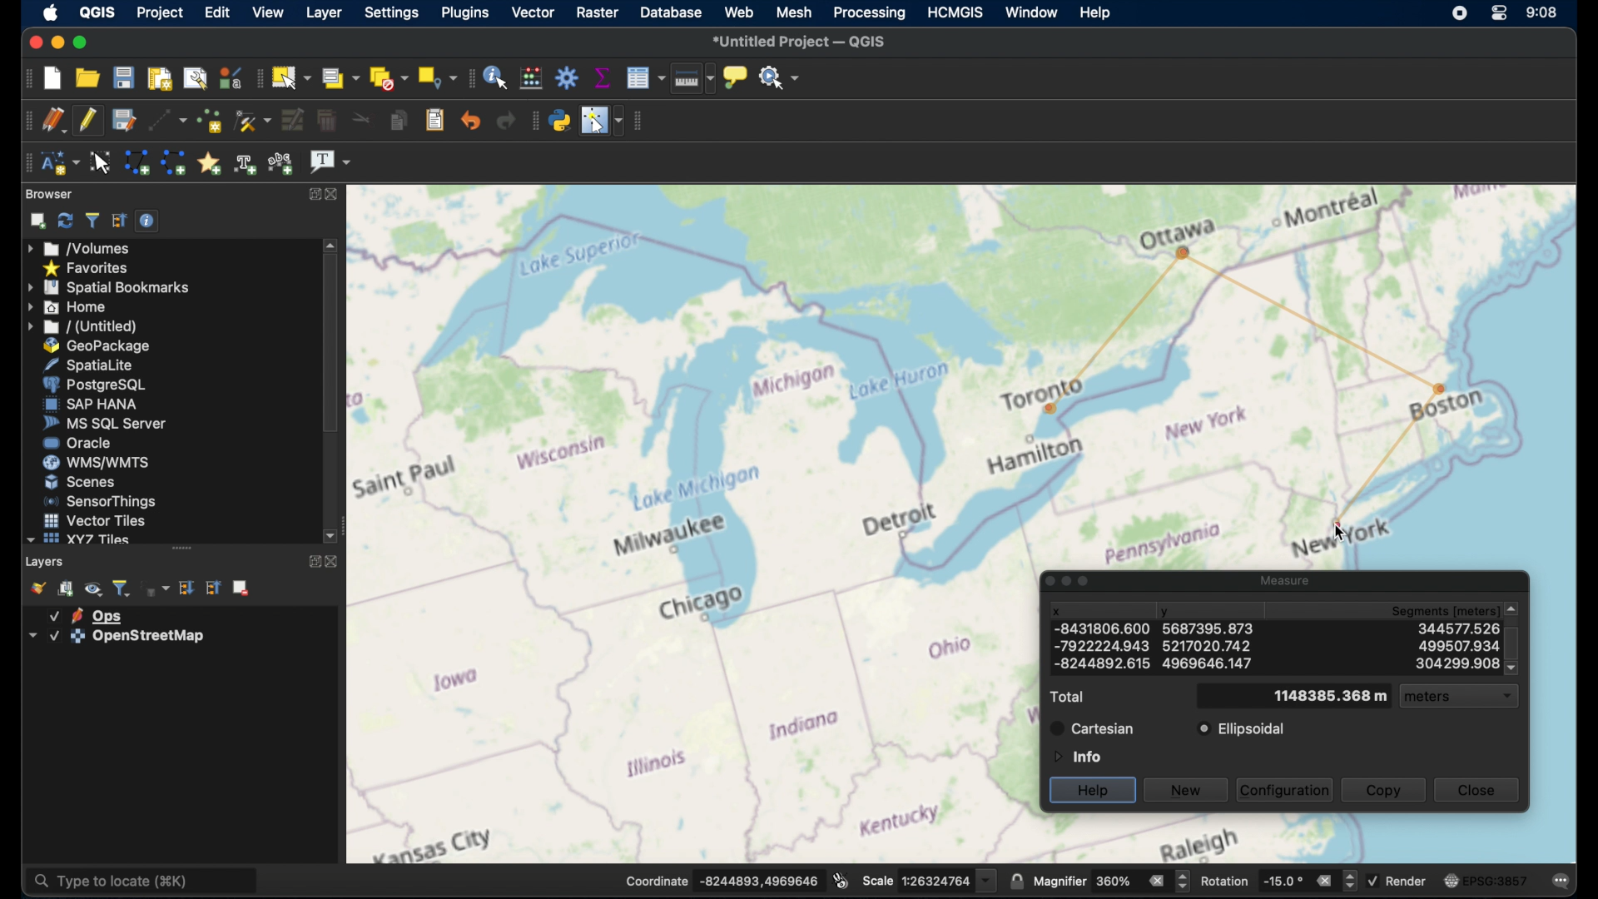  Describe the element at coordinates (603, 76) in the screenshot. I see `show statistical summary` at that location.